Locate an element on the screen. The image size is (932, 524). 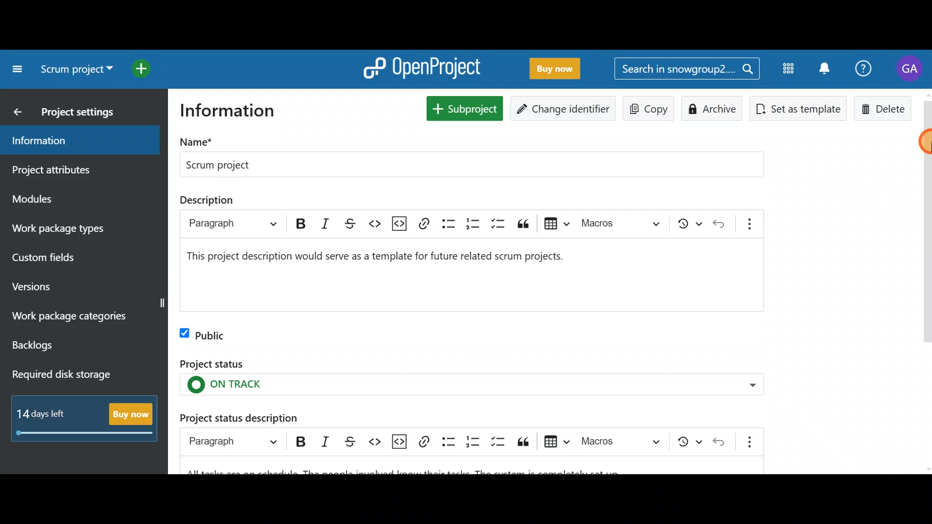
Work package categories is located at coordinates (83, 316).